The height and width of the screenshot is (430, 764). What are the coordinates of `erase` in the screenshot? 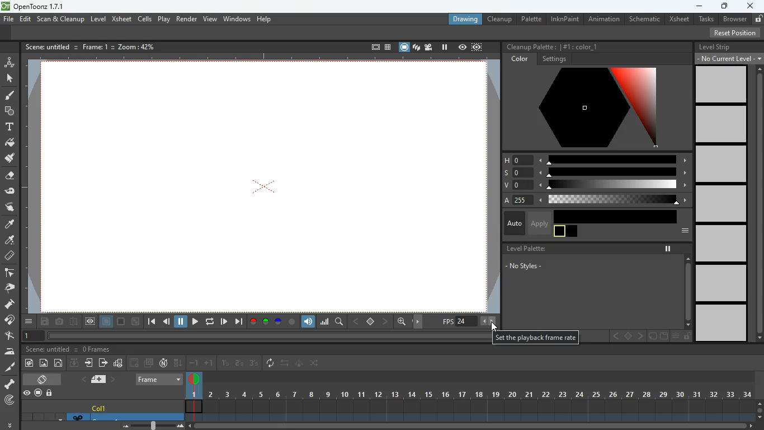 It's located at (11, 176).